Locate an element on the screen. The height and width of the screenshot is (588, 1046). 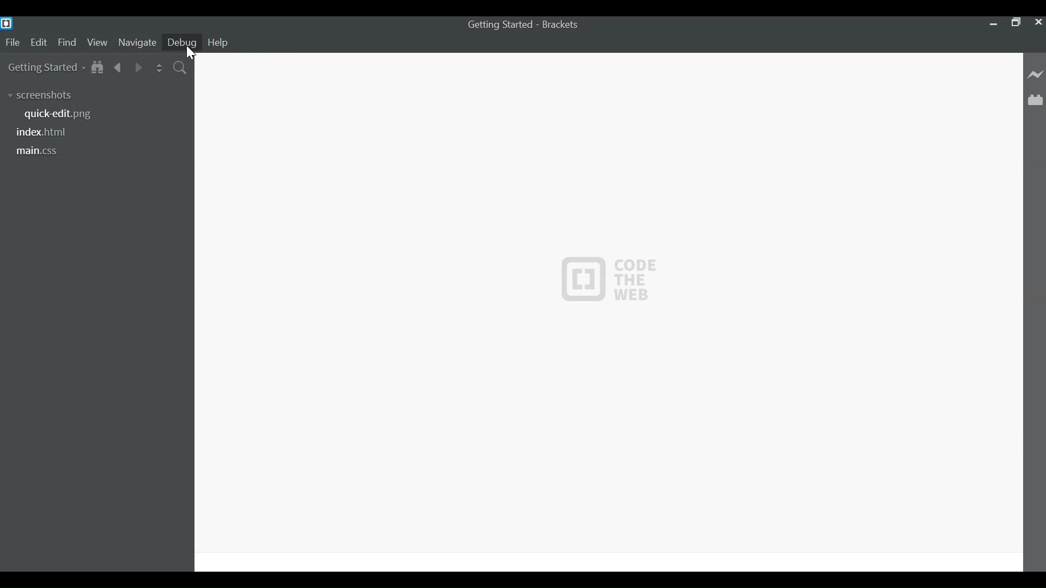
Navigate Back is located at coordinates (119, 68).